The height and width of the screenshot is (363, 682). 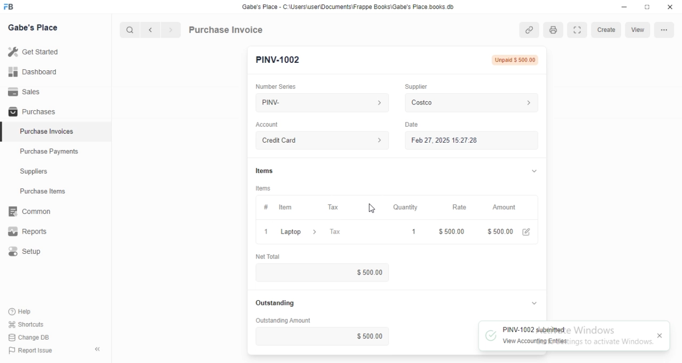 What do you see at coordinates (647, 7) in the screenshot?
I see `Change dimension` at bounding box center [647, 7].